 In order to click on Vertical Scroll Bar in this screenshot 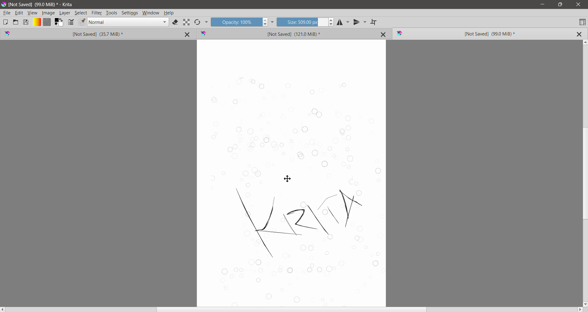, I will do `click(584, 173)`.